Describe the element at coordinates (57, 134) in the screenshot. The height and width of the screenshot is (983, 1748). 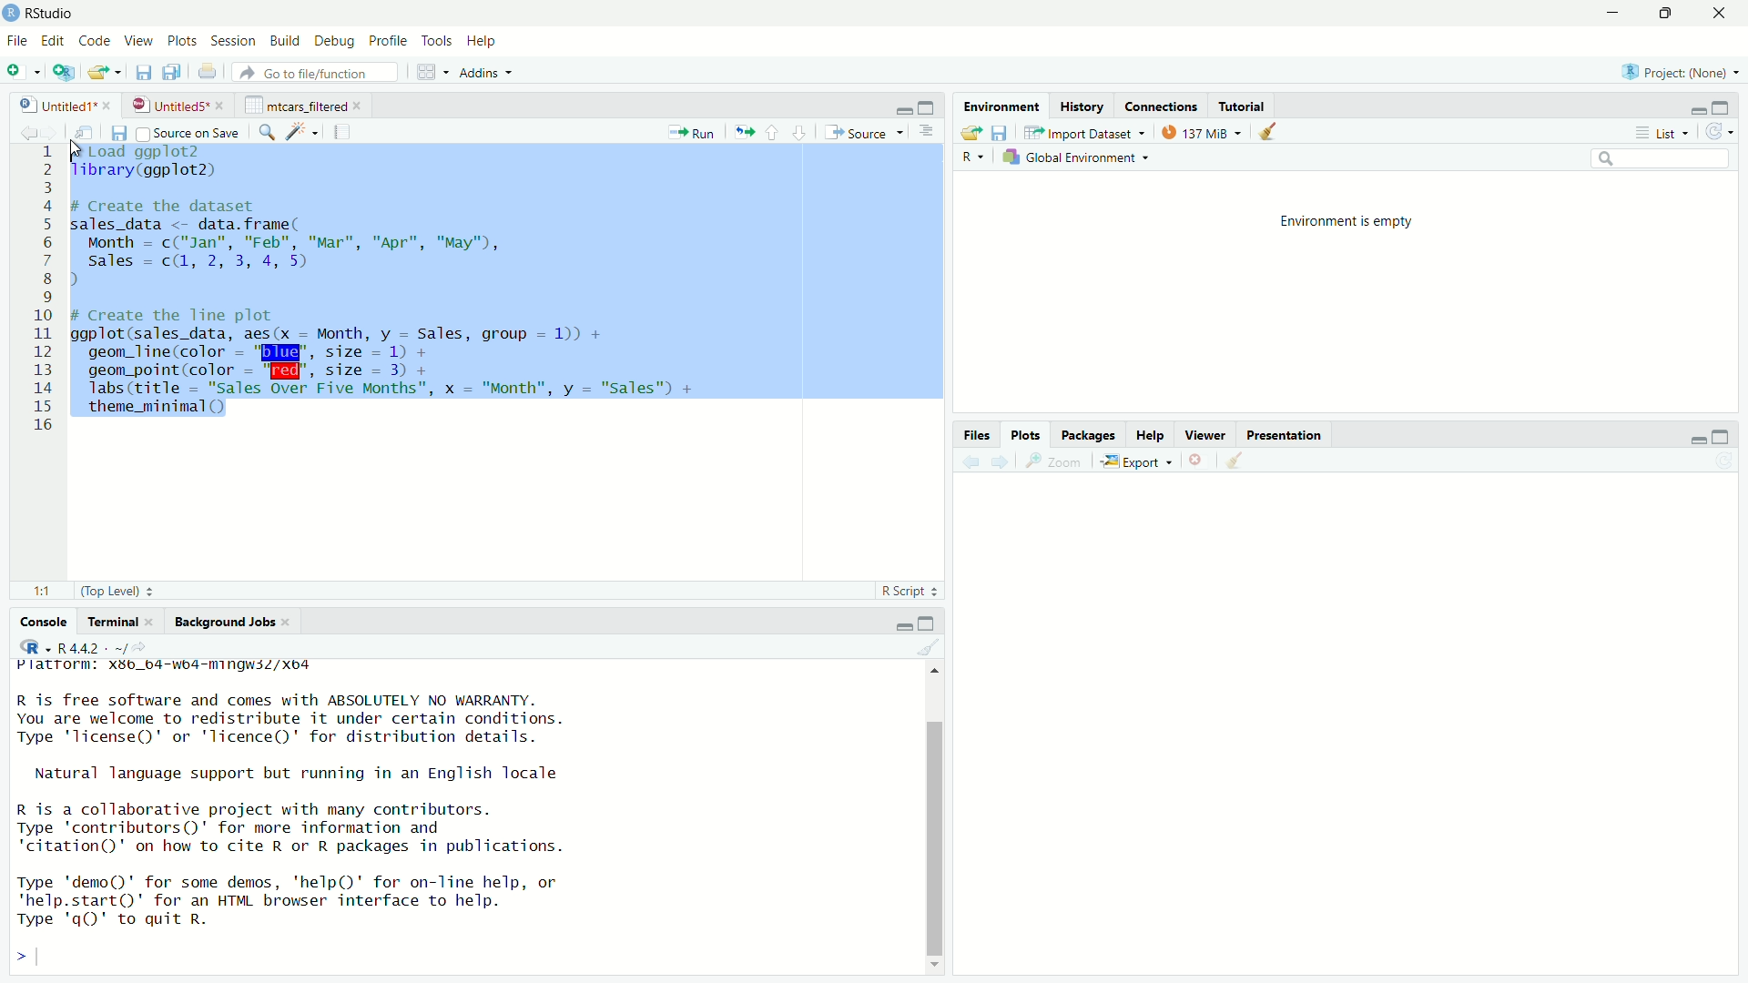
I see `forward` at that location.